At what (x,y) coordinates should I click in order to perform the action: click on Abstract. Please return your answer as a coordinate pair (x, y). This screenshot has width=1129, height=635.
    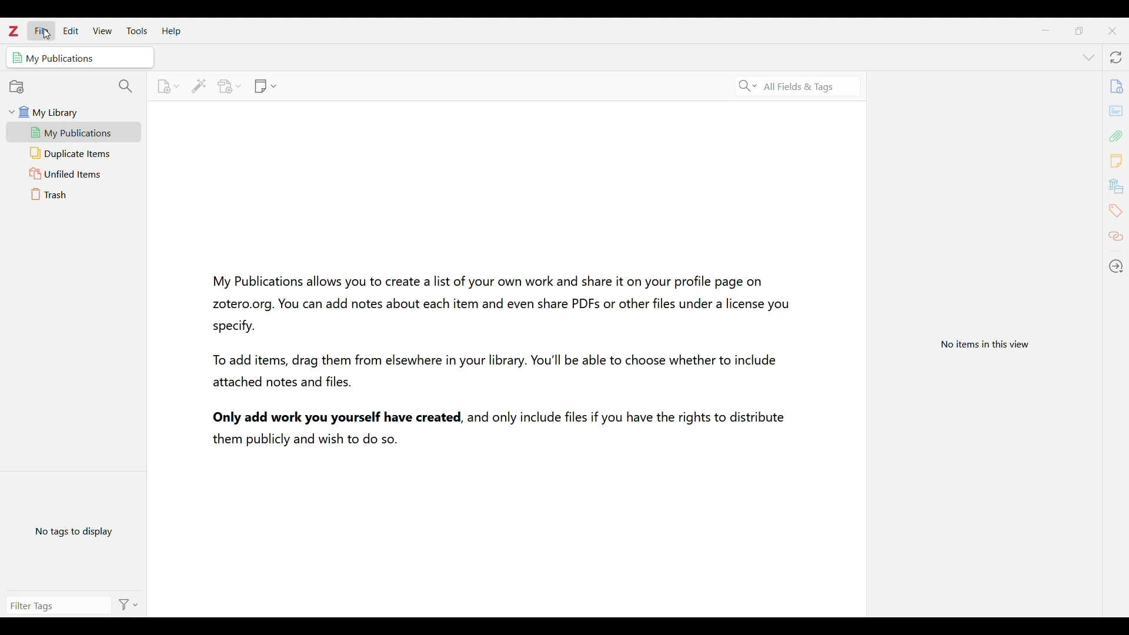
    Looking at the image, I should click on (1116, 111).